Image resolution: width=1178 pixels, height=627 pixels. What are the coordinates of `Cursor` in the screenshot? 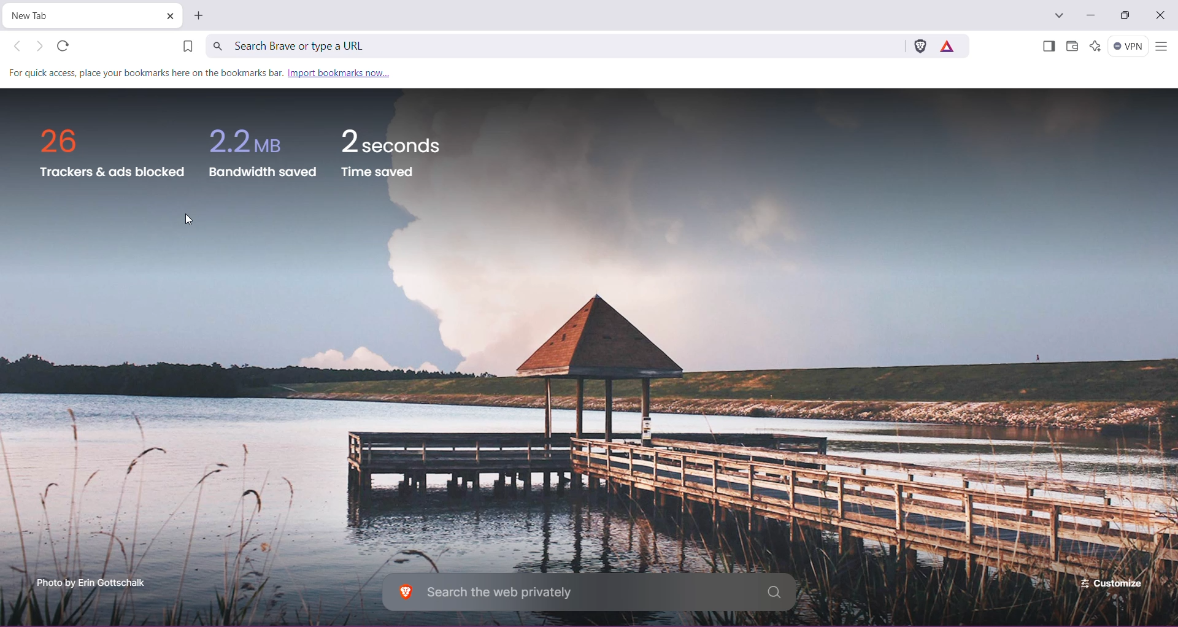 It's located at (183, 215).